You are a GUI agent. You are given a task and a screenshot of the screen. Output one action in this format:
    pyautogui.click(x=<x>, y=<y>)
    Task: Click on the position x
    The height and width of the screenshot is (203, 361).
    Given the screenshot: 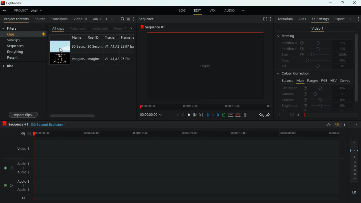 What is the action you would take?
    pyautogui.click(x=315, y=43)
    